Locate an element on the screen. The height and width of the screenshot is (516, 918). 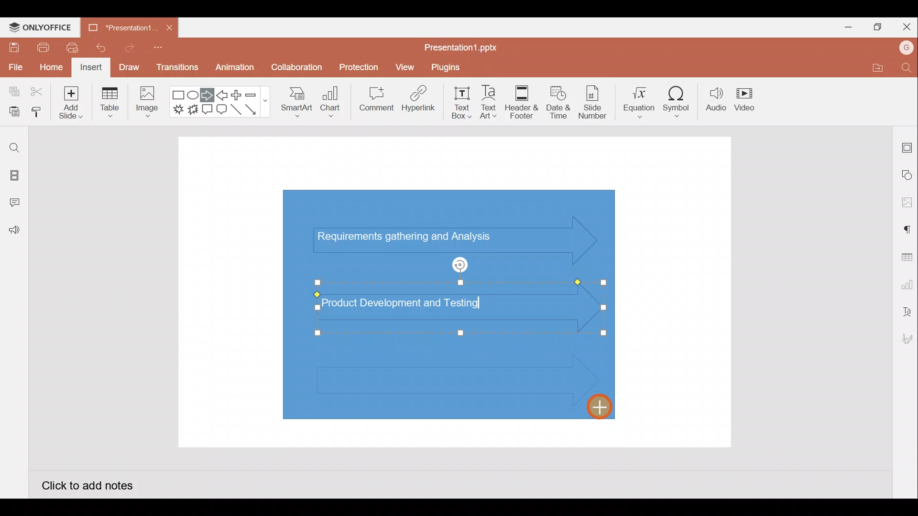
Shape settings is located at coordinates (907, 174).